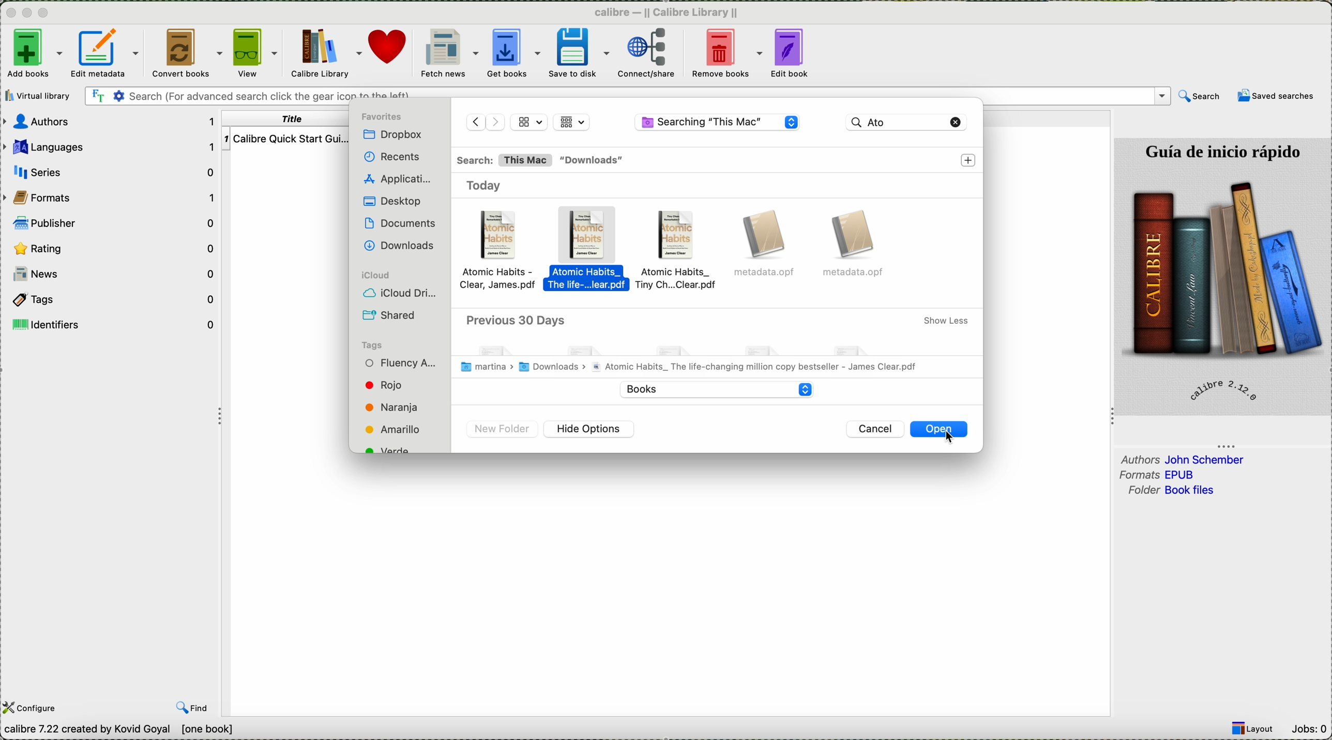 This screenshot has width=1332, height=740. What do you see at coordinates (112, 275) in the screenshot?
I see `news` at bounding box center [112, 275].